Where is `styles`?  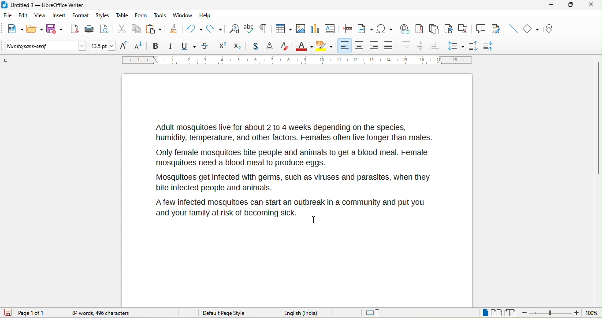 styles is located at coordinates (103, 16).